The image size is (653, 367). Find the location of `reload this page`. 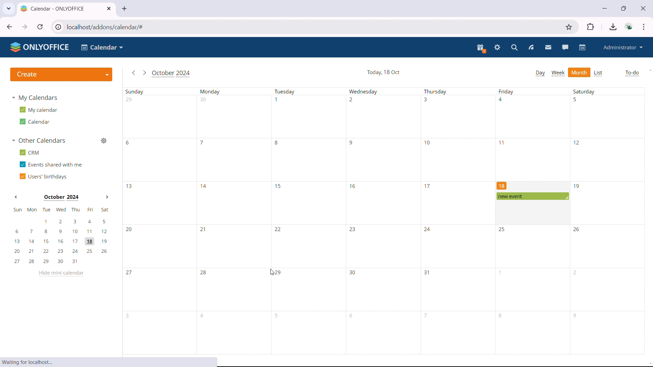

reload this page is located at coordinates (40, 27).